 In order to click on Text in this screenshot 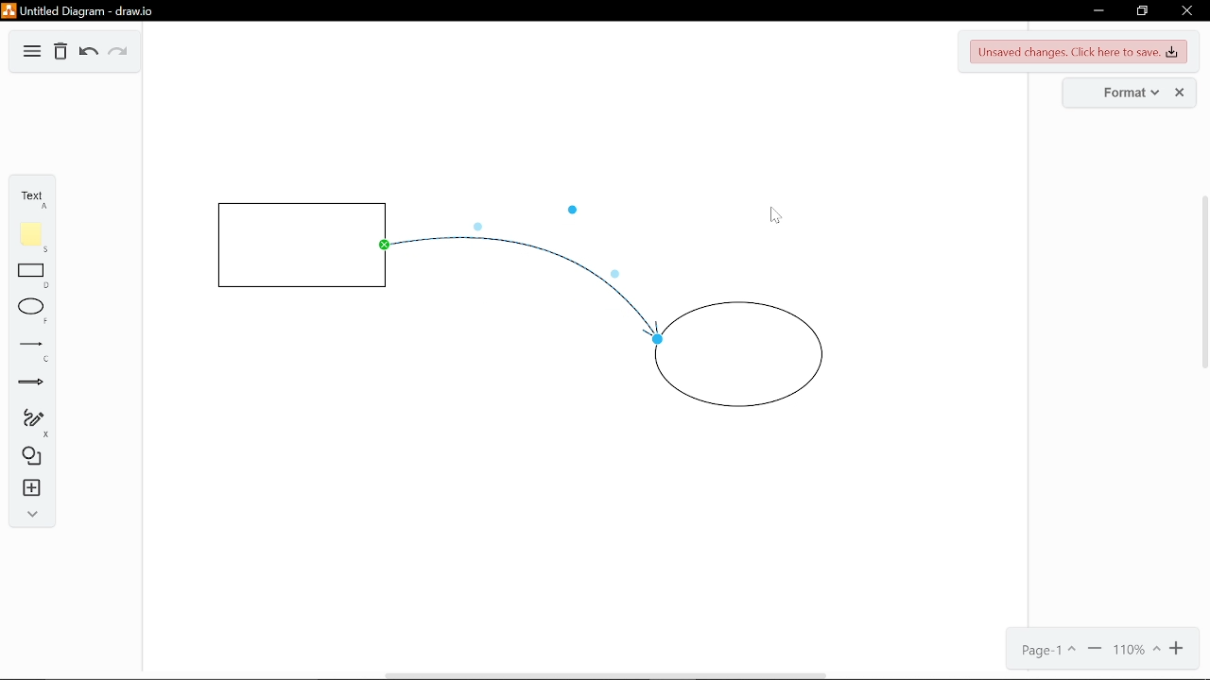, I will do `click(30, 196)`.